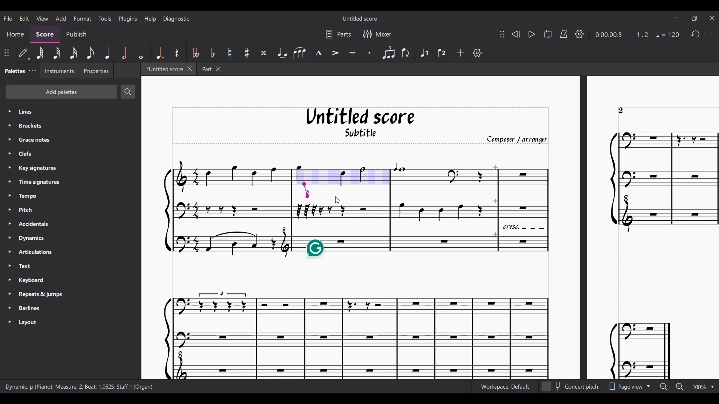 The height and width of the screenshot is (404, 719). What do you see at coordinates (694, 18) in the screenshot?
I see `Show interface in a smaller tab` at bounding box center [694, 18].